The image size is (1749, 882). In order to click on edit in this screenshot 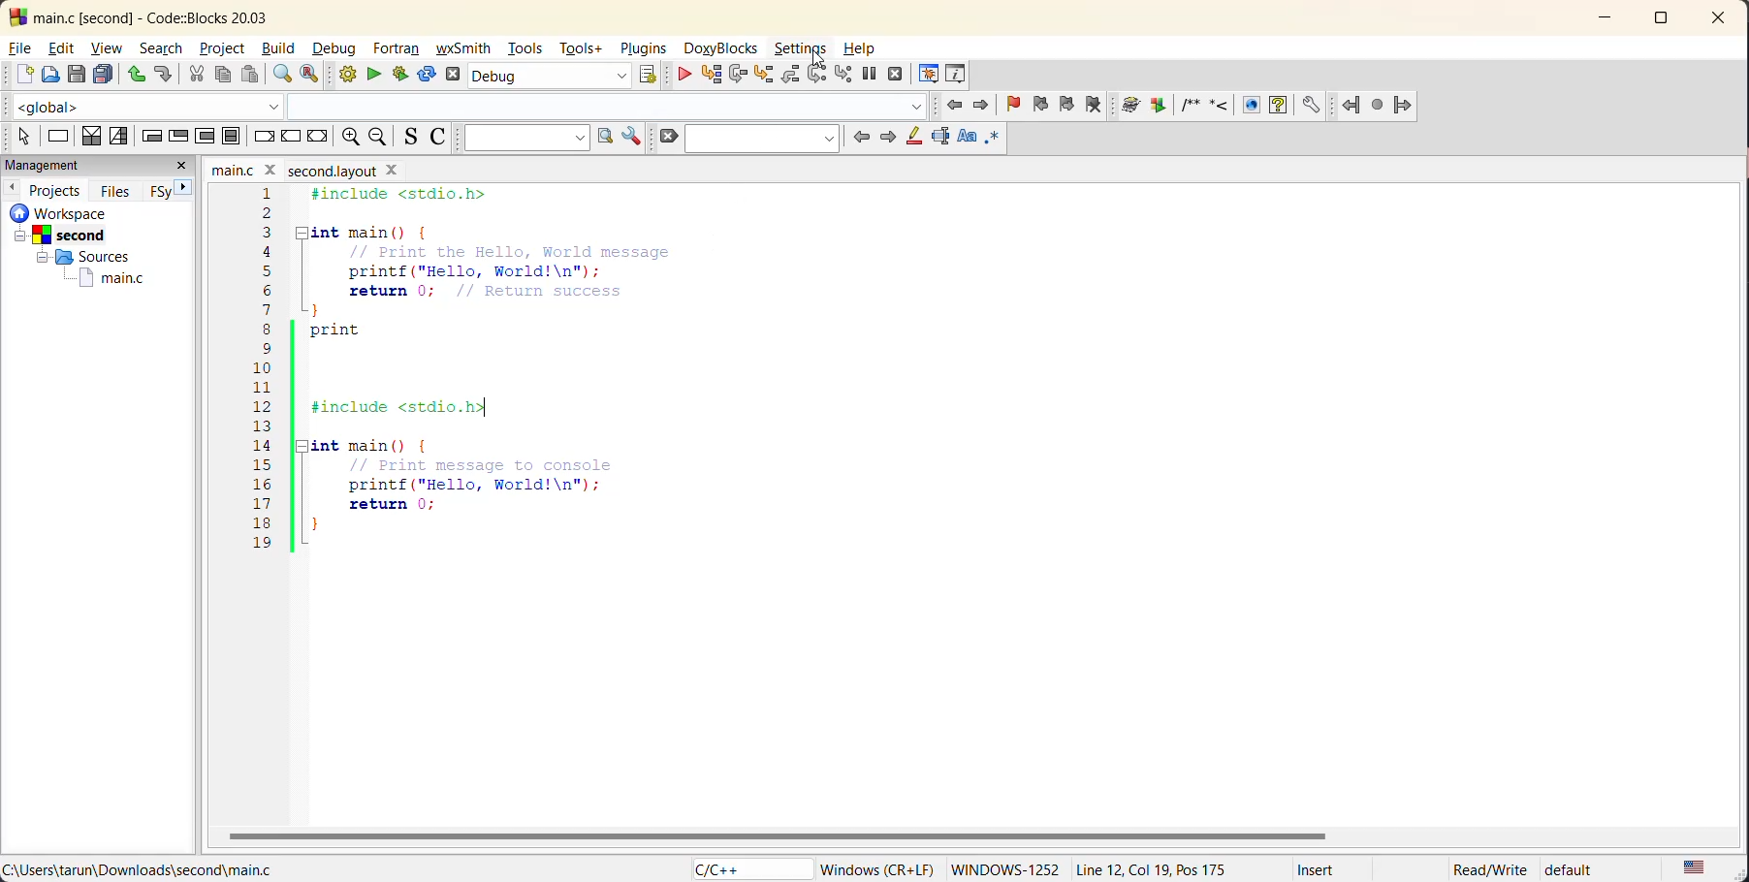, I will do `click(61, 49)`.